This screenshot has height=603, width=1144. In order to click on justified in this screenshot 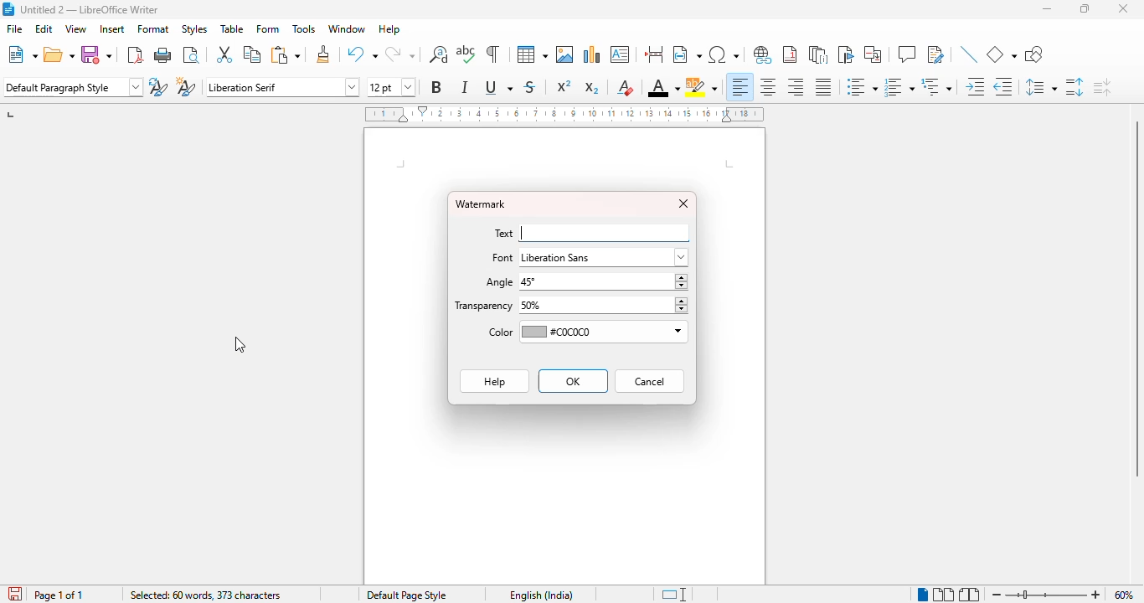, I will do `click(822, 87)`.